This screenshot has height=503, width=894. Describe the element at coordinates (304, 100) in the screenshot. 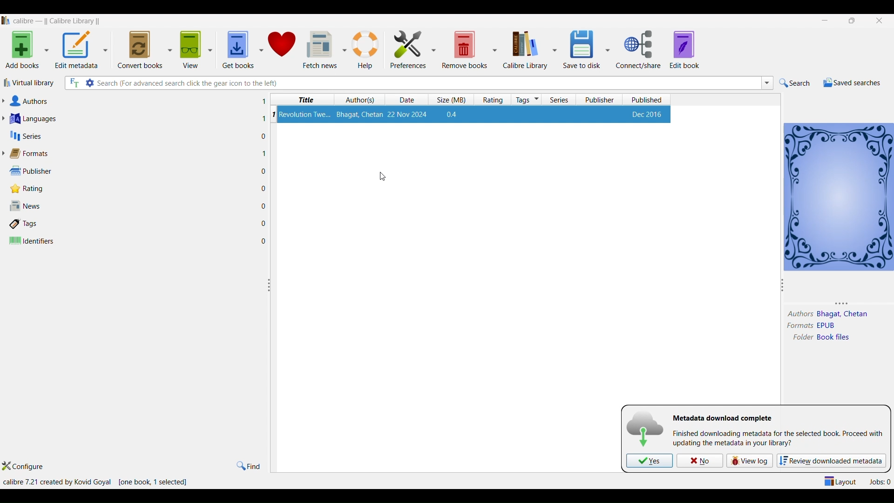

I see `title` at that location.